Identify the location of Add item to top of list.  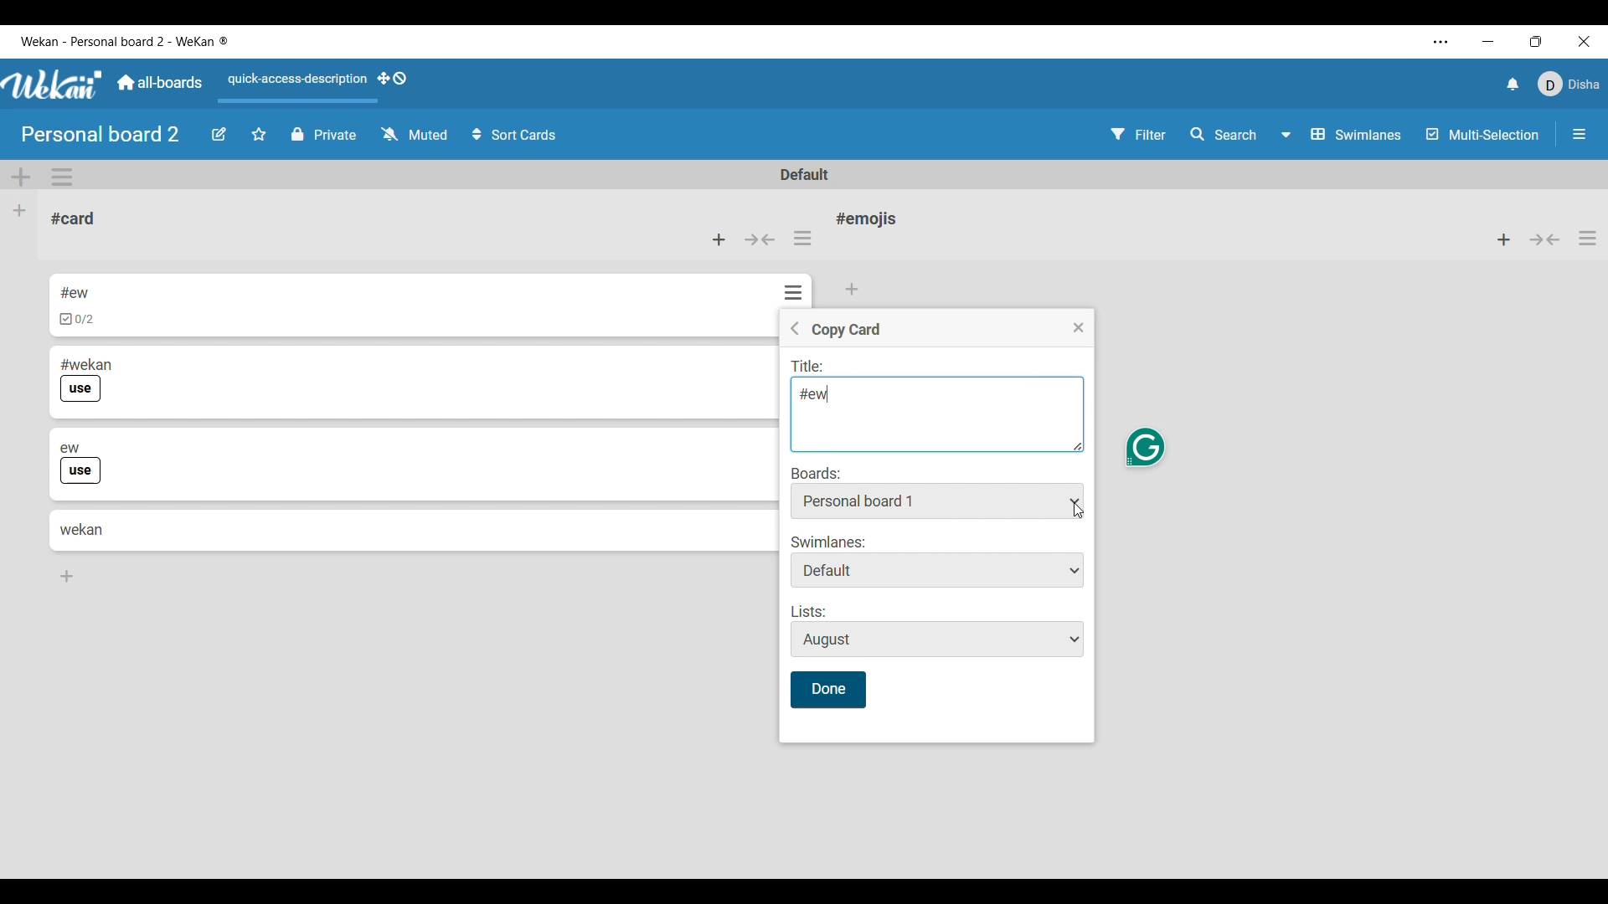
(1504, 239).